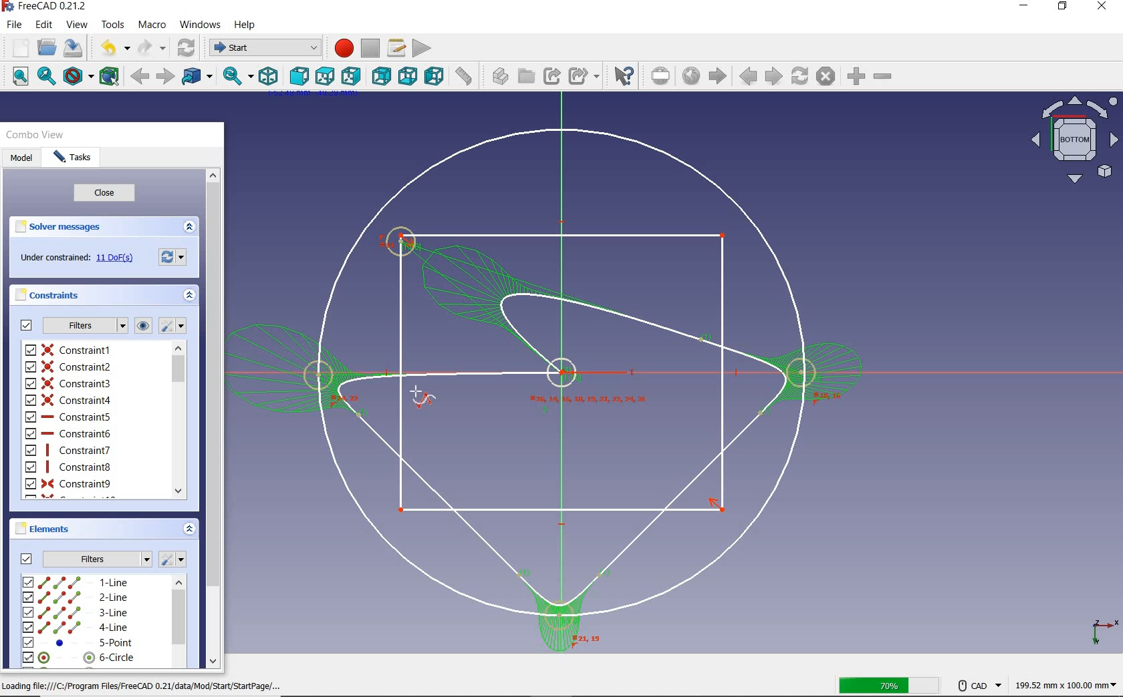 This screenshot has width=1123, height=697. I want to click on measure distance, so click(465, 77).